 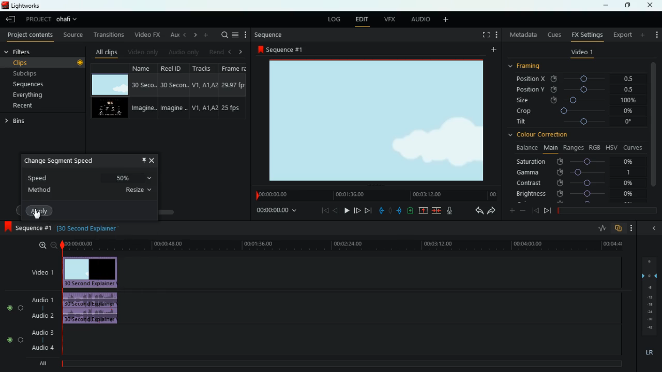 I want to click on fps, so click(x=233, y=91).